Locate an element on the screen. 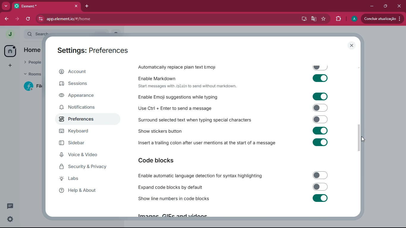  refresh is located at coordinates (28, 19).